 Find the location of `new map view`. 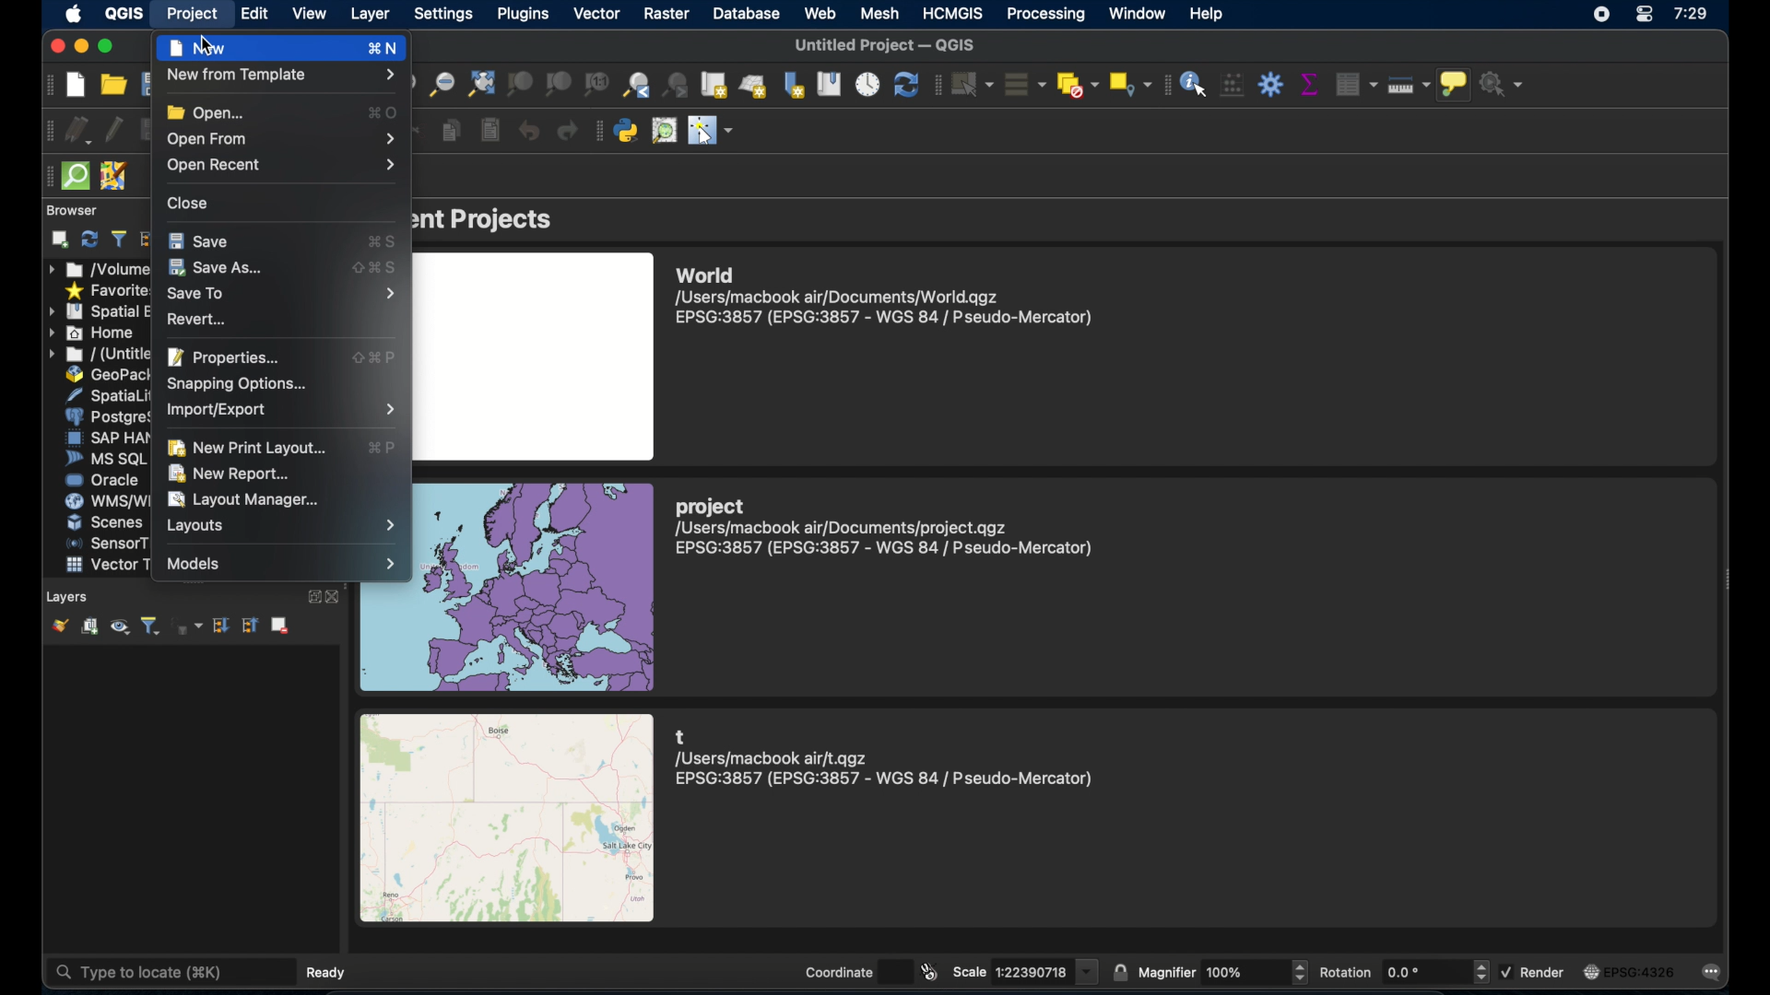

new map view is located at coordinates (714, 85).